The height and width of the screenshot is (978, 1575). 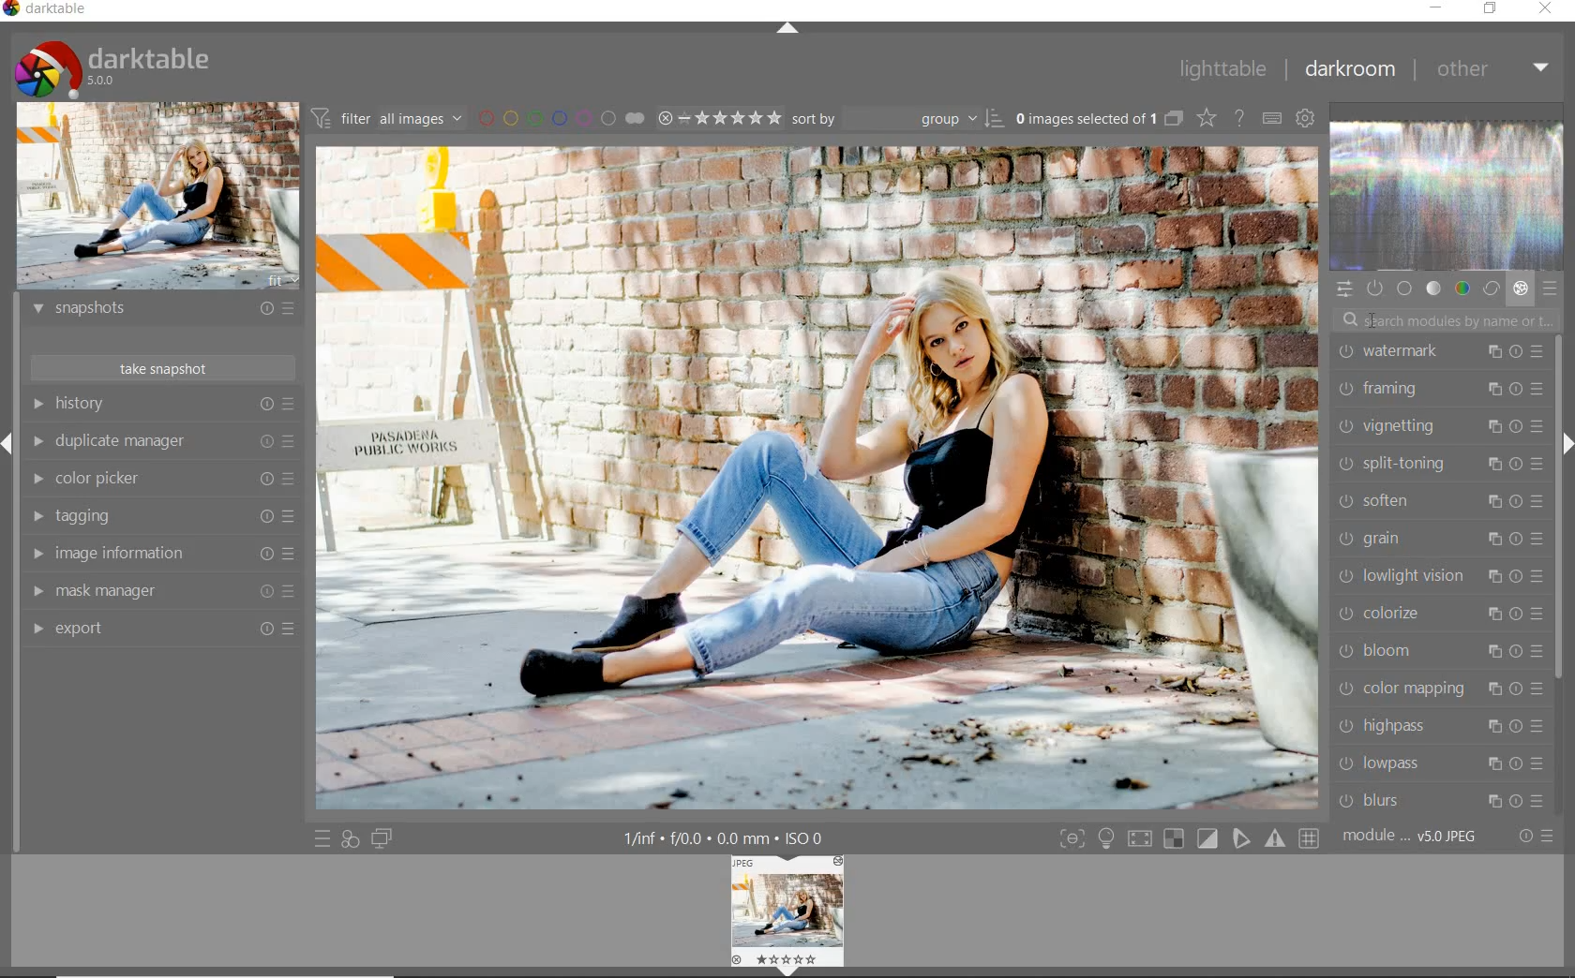 What do you see at coordinates (1186, 839) in the screenshot?
I see `toggle modes` at bounding box center [1186, 839].